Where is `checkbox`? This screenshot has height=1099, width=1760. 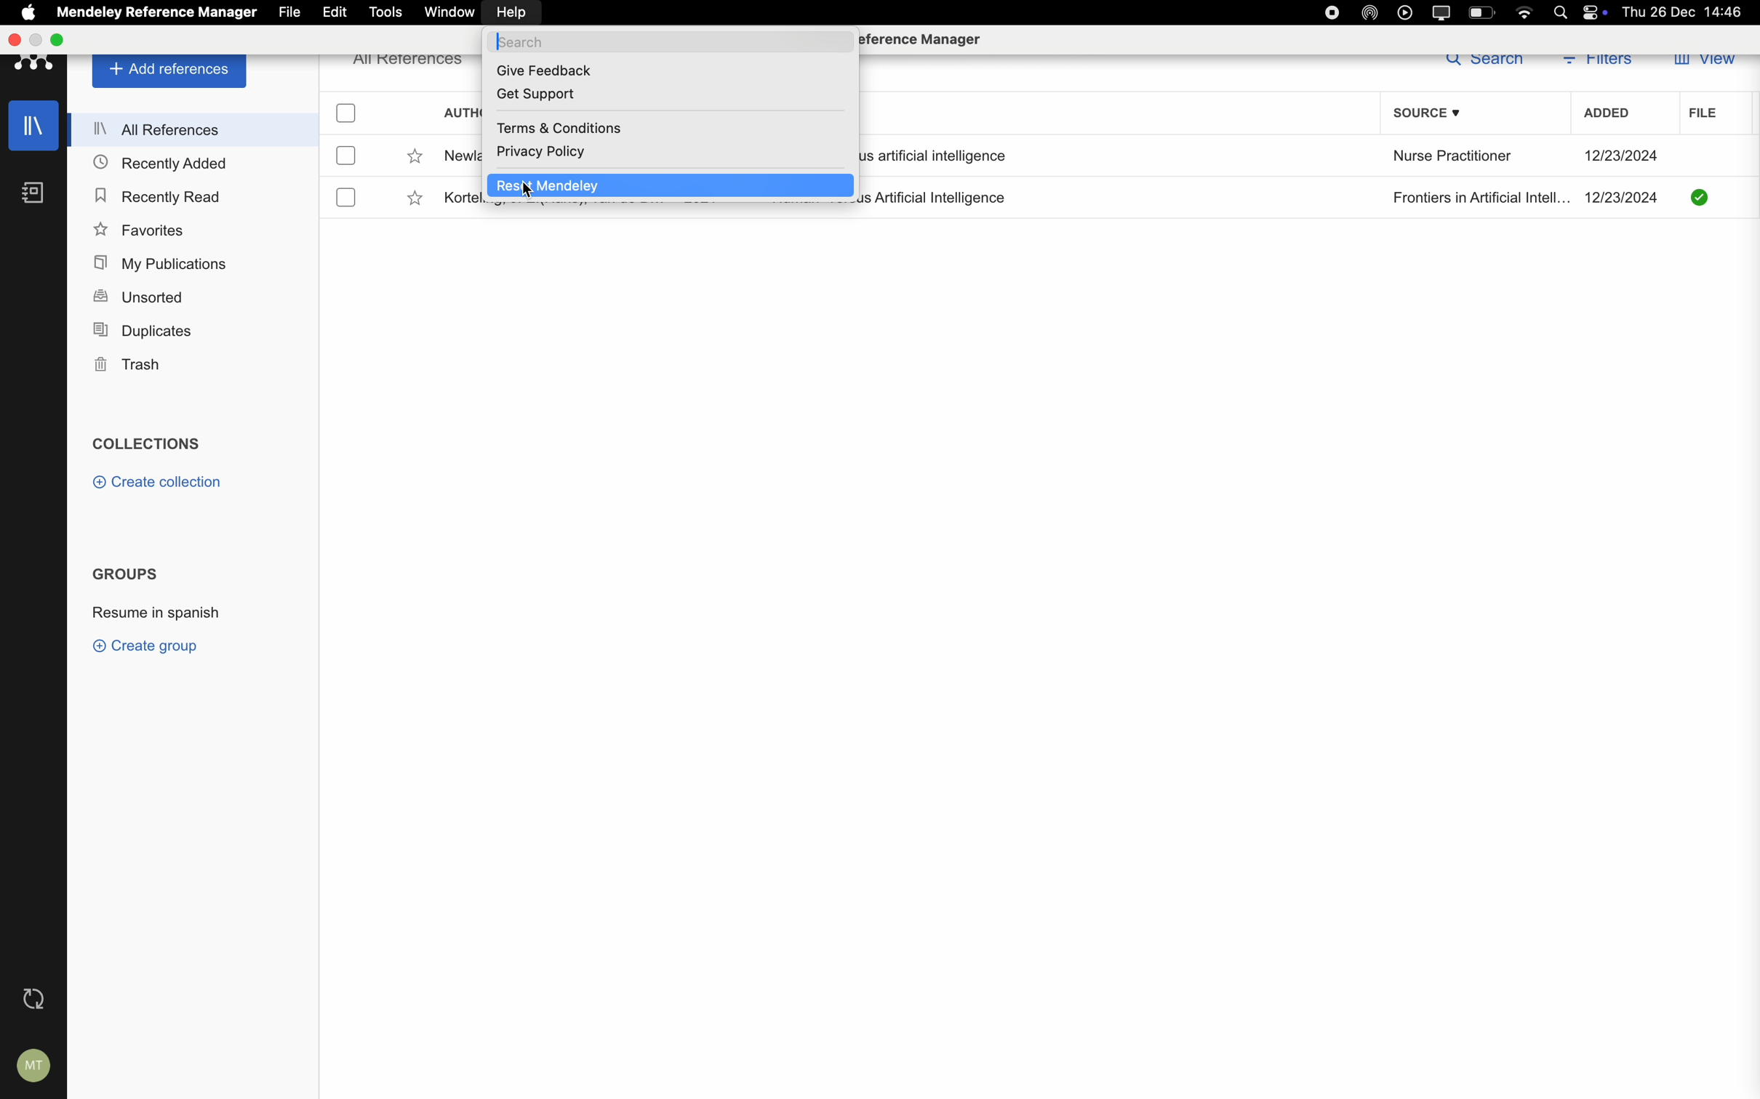 checkbox is located at coordinates (348, 197).